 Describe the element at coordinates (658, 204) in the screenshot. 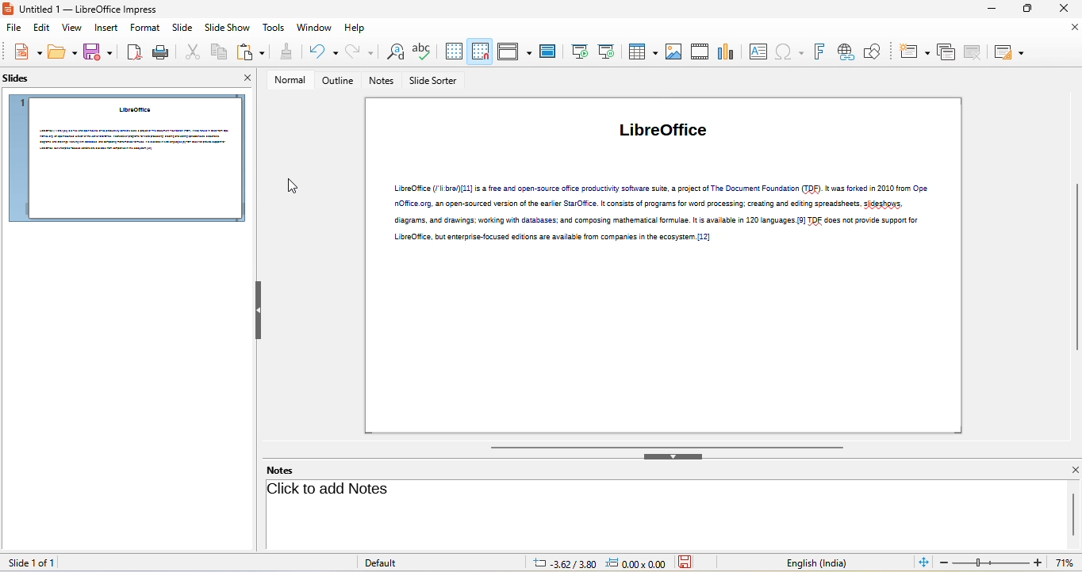

I see `i | nOffice.org, an open-sourced version of the earker StarOffice. It consists of programs for word processing: creating and editing spreadsheets. sideshows.` at that location.